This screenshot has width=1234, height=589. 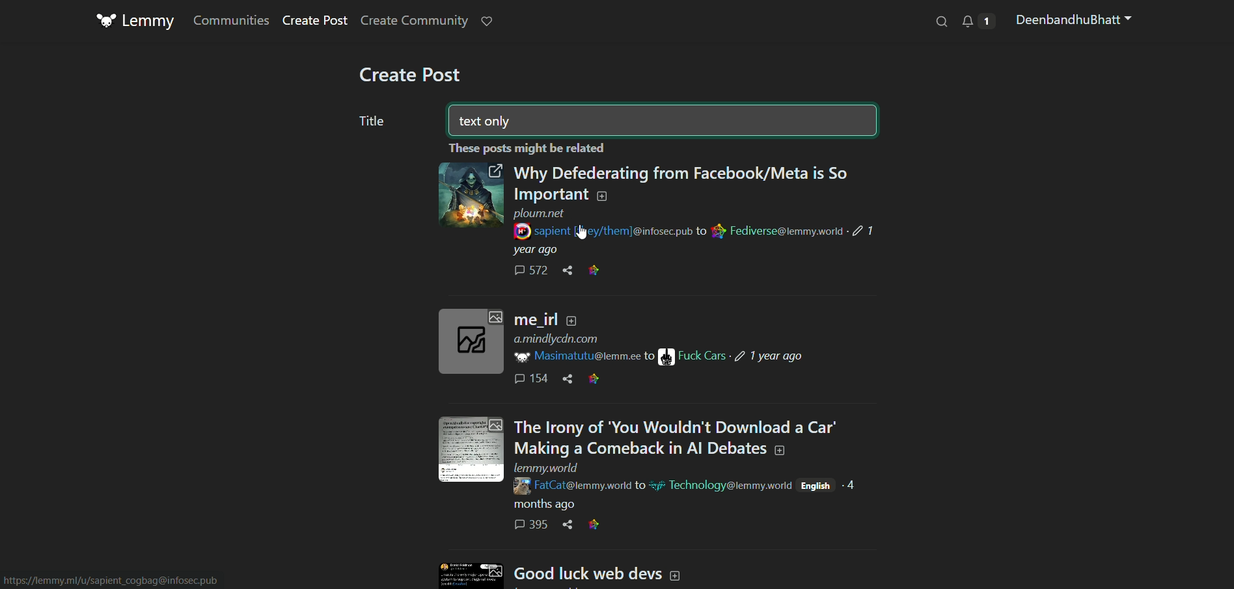 I want to click on Post text, so click(x=640, y=449).